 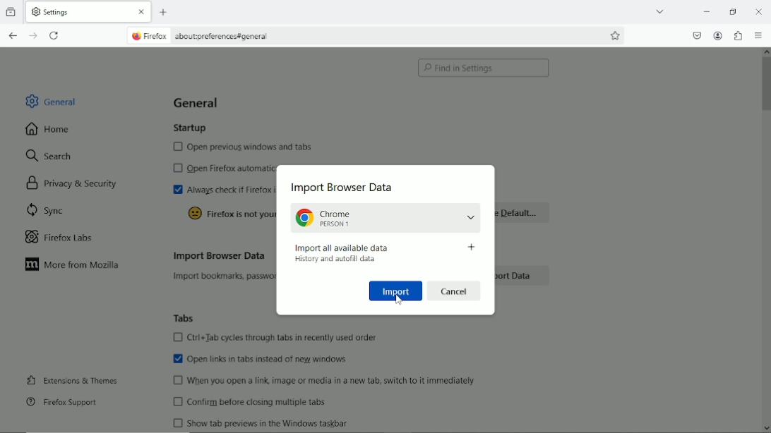 What do you see at coordinates (196, 99) in the screenshot?
I see `General` at bounding box center [196, 99].